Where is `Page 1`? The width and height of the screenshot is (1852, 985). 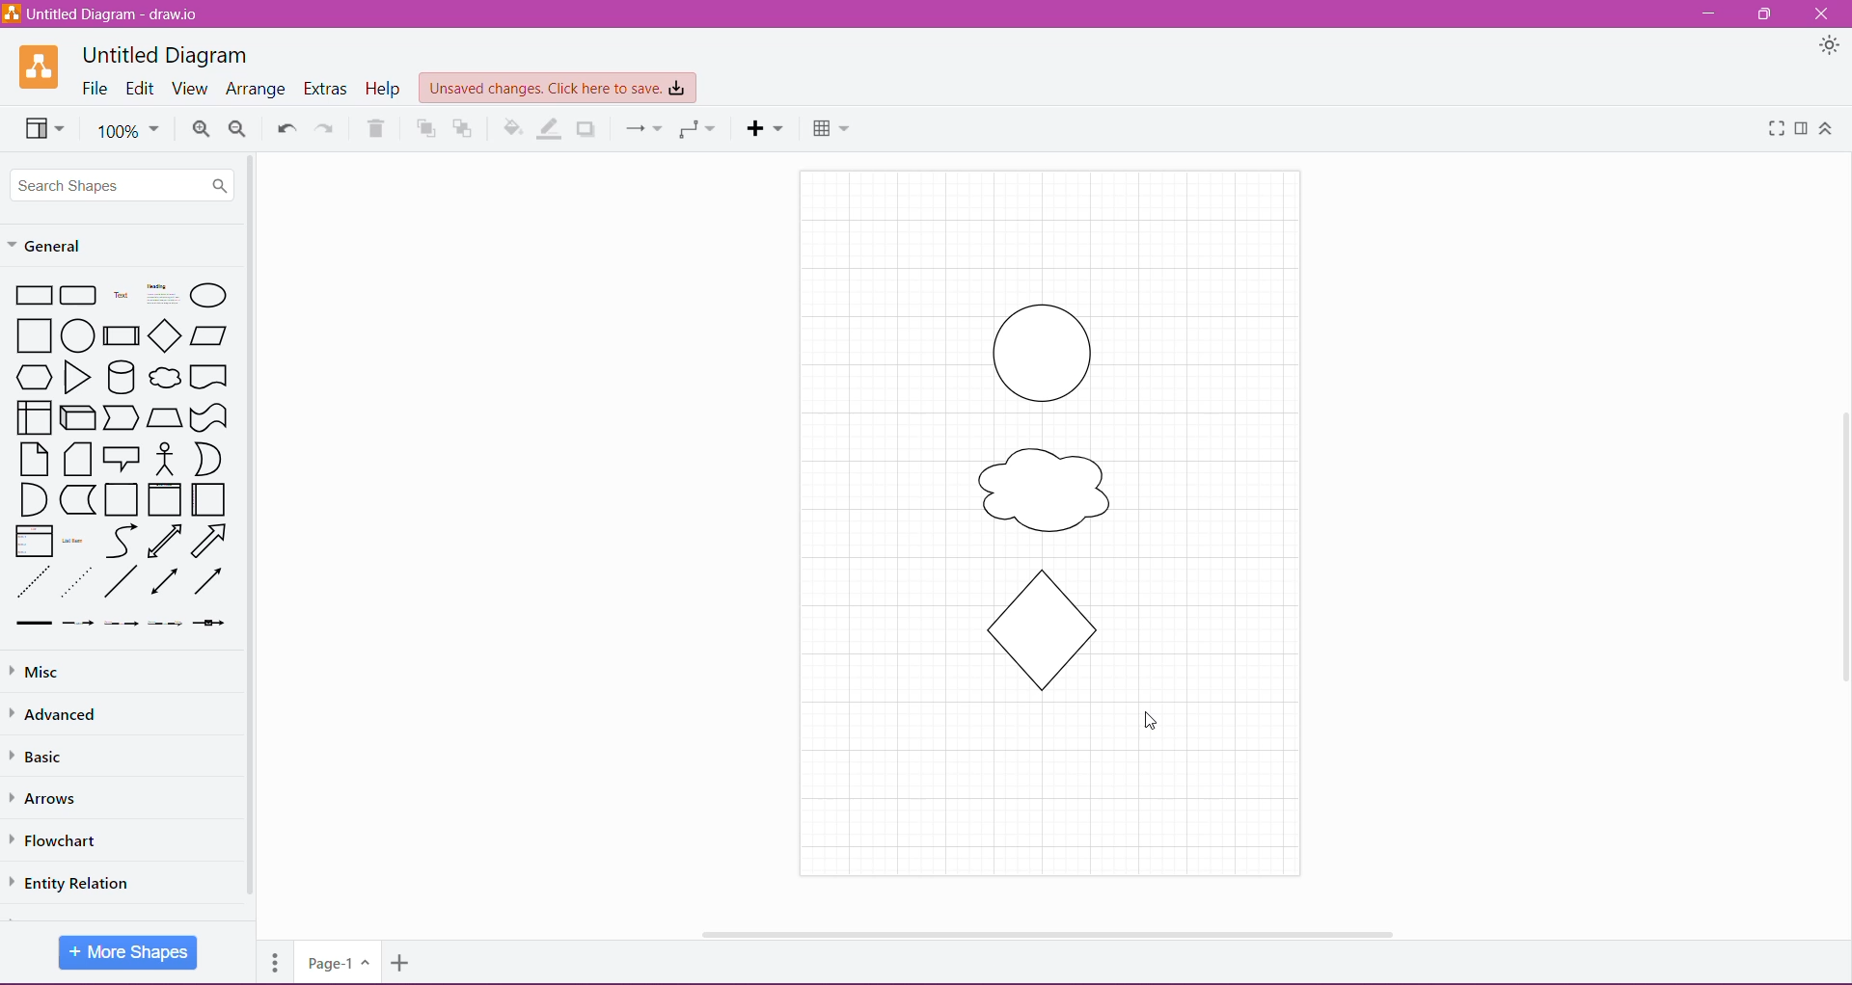 Page 1 is located at coordinates (336, 961).